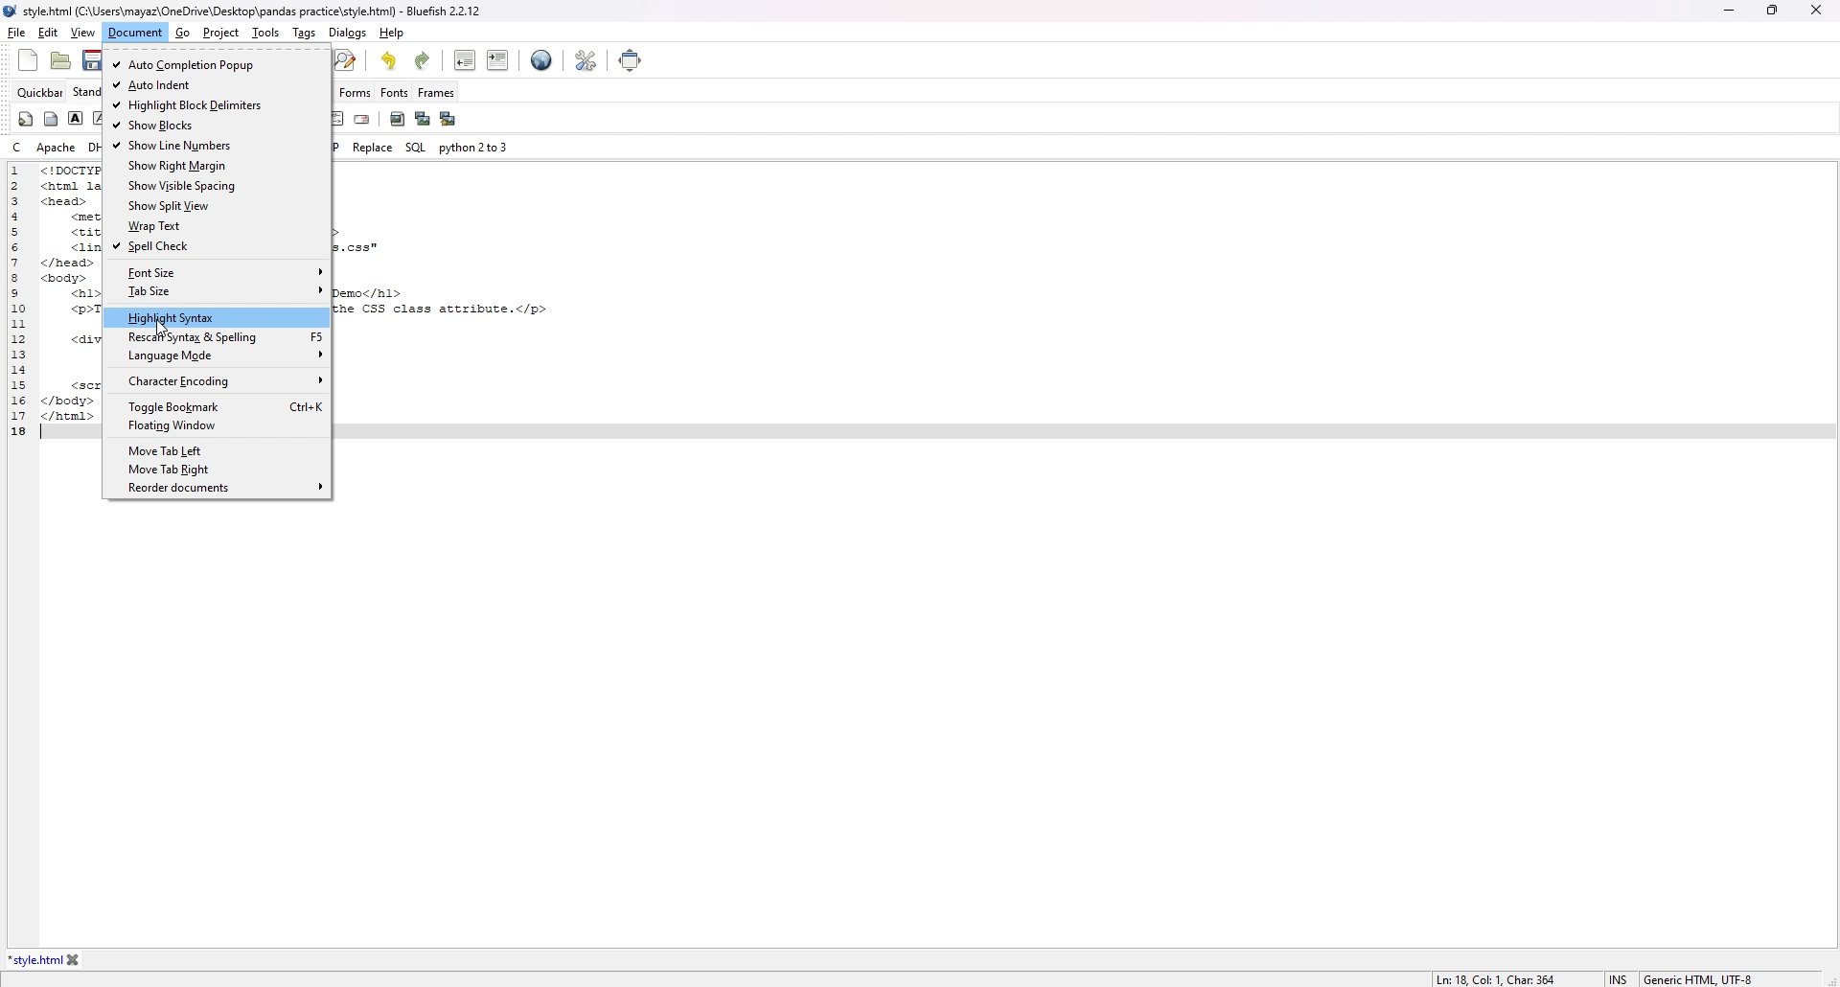 The image size is (1840, 987). Describe the element at coordinates (336, 117) in the screenshot. I see `html comment` at that location.